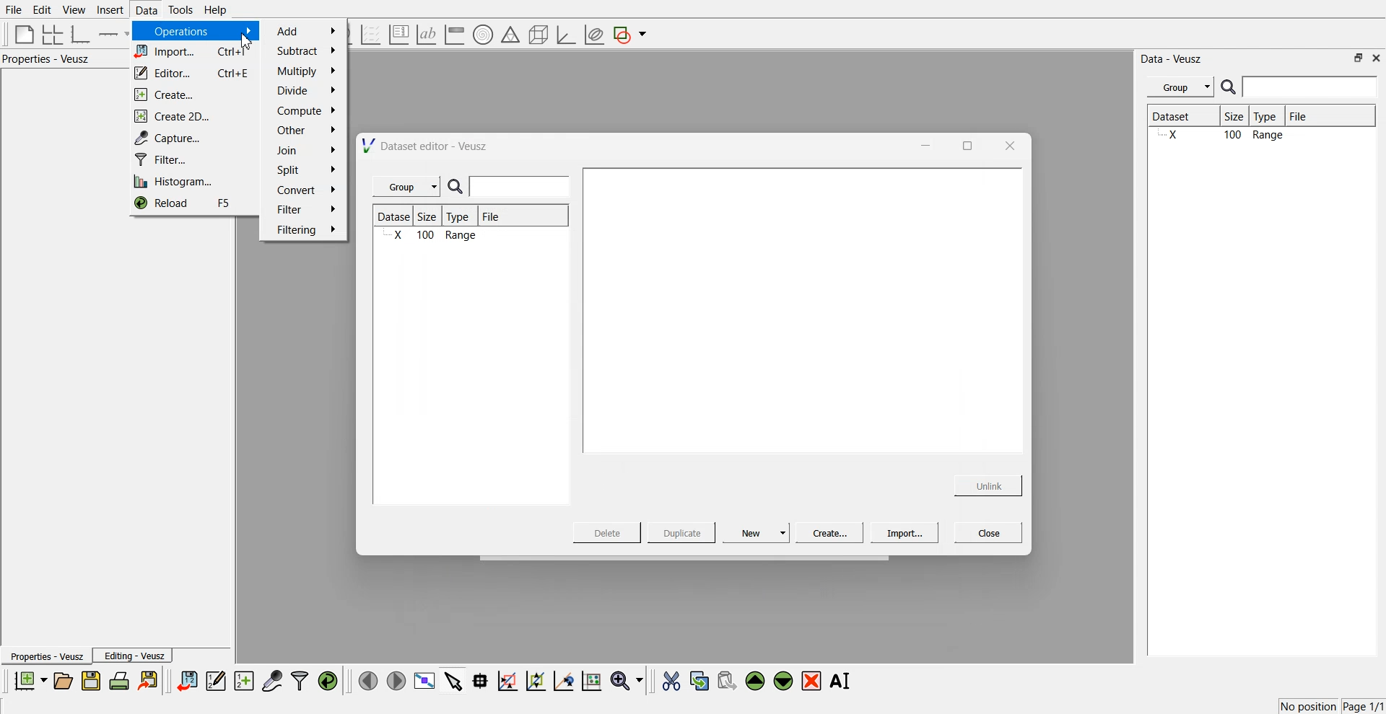 This screenshot has width=1386, height=714. Describe the element at coordinates (306, 110) in the screenshot. I see `Compute` at that location.